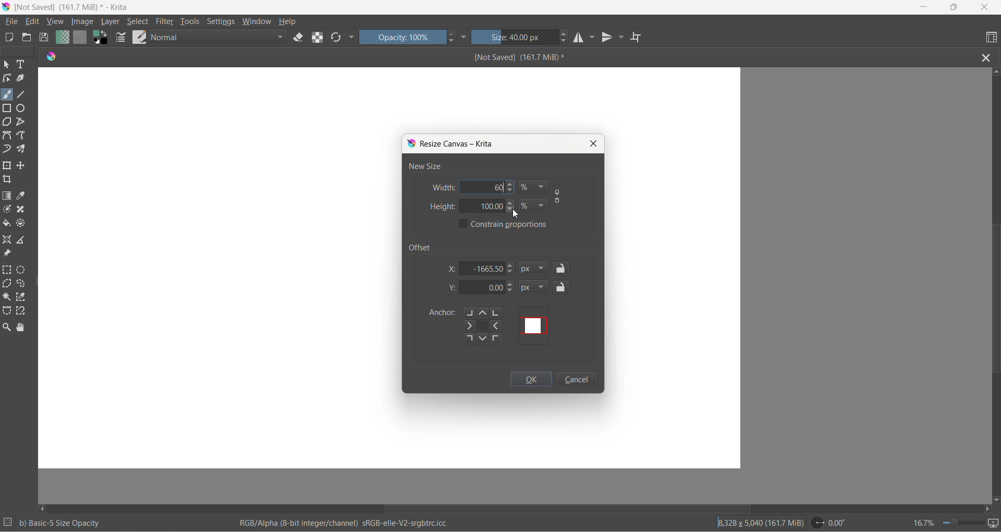 This screenshot has height=532, width=1001. What do you see at coordinates (21, 123) in the screenshot?
I see `polyline tool` at bounding box center [21, 123].